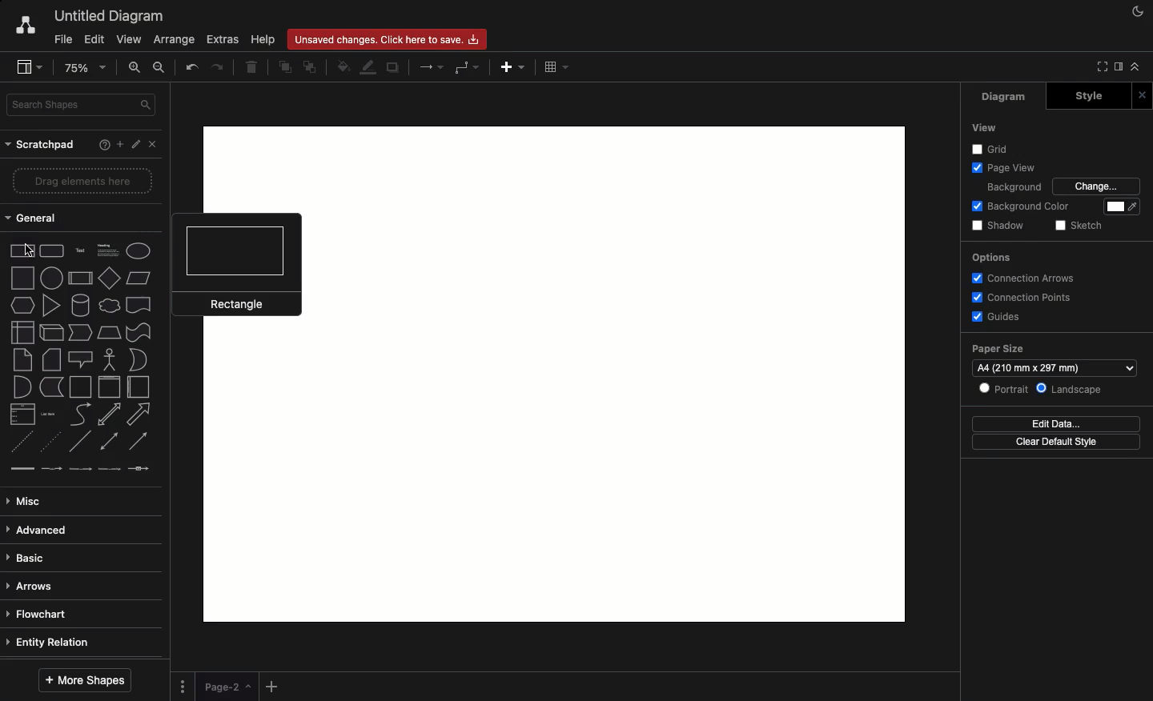 The height and width of the screenshot is (701, 1153). I want to click on To front, so click(285, 66).